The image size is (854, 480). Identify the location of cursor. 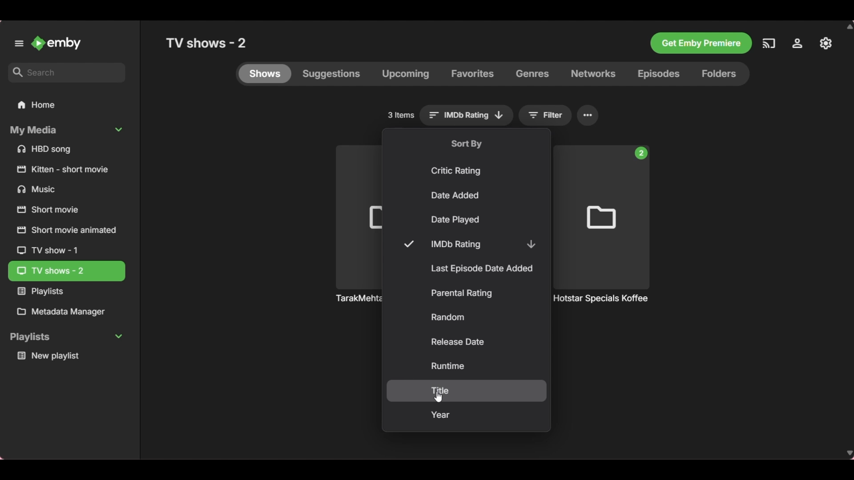
(439, 396).